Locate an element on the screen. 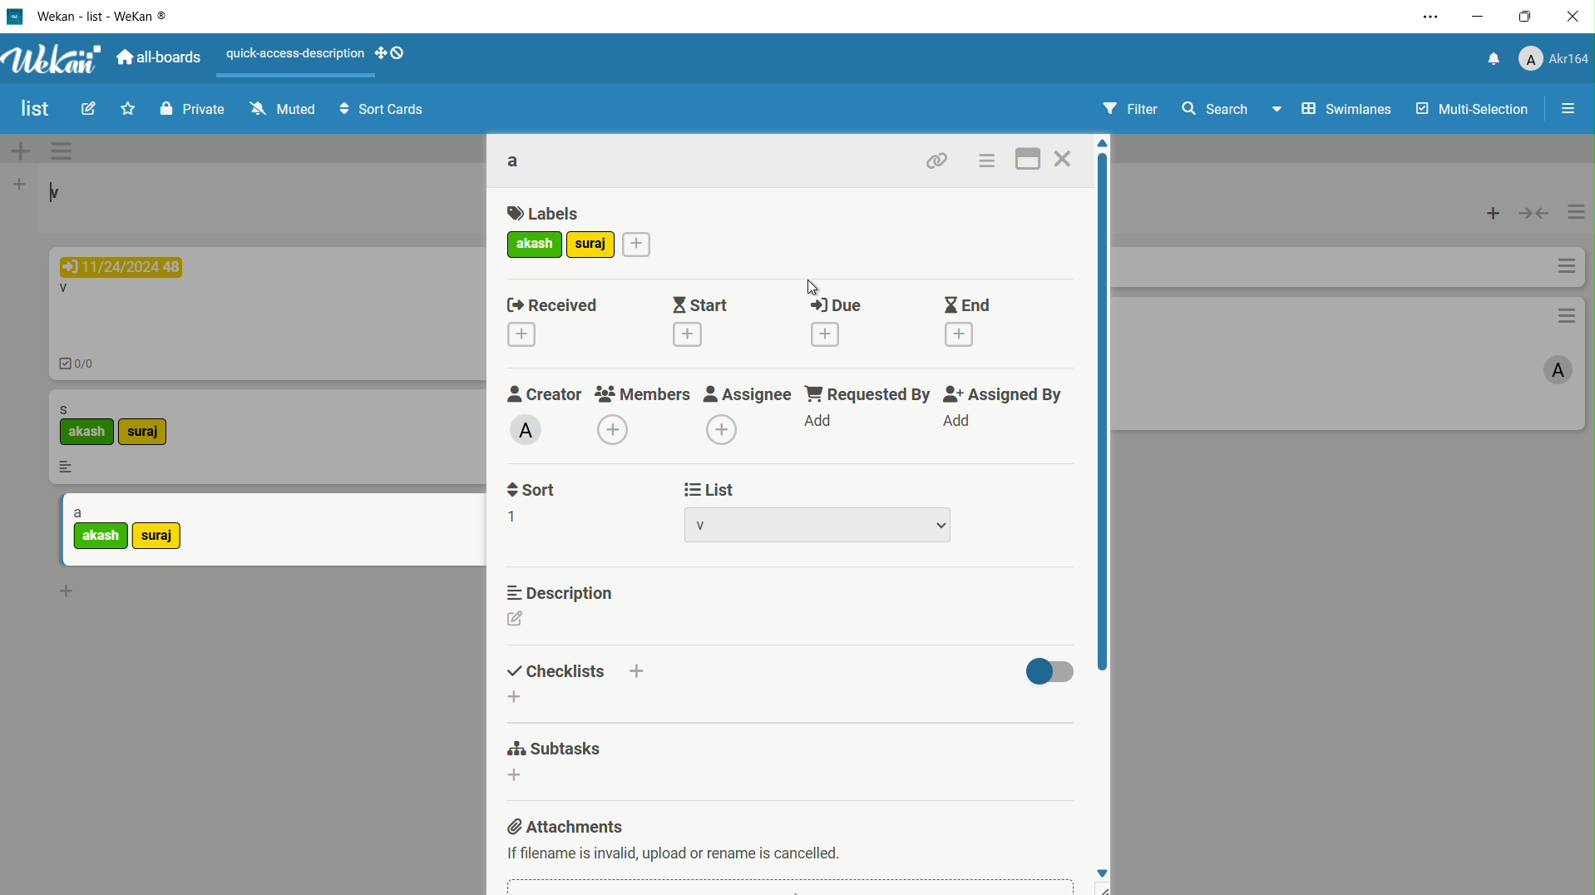 The width and height of the screenshot is (1595, 895). app icon is located at coordinates (17, 16).